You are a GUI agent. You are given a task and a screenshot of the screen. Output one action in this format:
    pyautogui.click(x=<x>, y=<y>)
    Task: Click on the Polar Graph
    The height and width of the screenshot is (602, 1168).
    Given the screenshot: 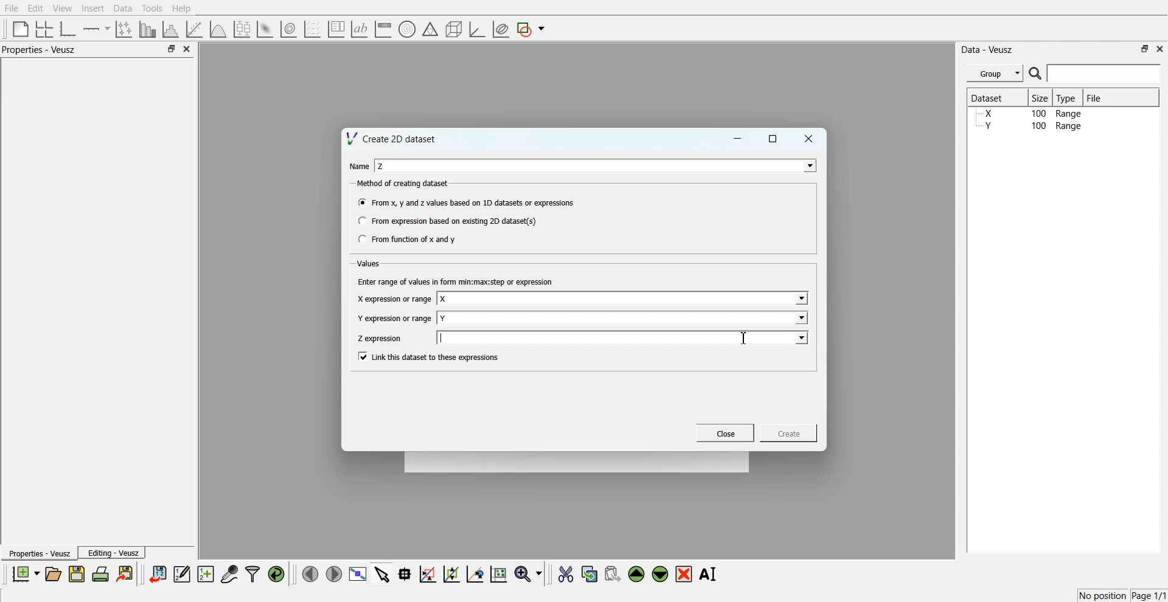 What is the action you would take?
    pyautogui.click(x=407, y=29)
    